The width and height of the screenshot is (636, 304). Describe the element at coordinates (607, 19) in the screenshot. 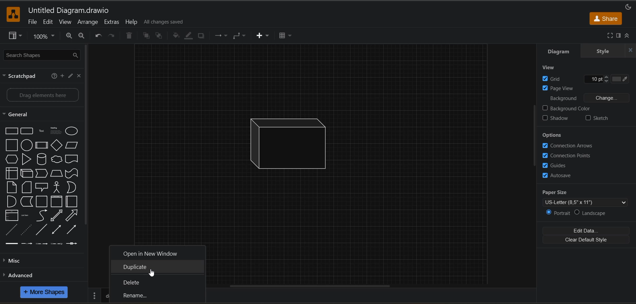

I see `share` at that location.